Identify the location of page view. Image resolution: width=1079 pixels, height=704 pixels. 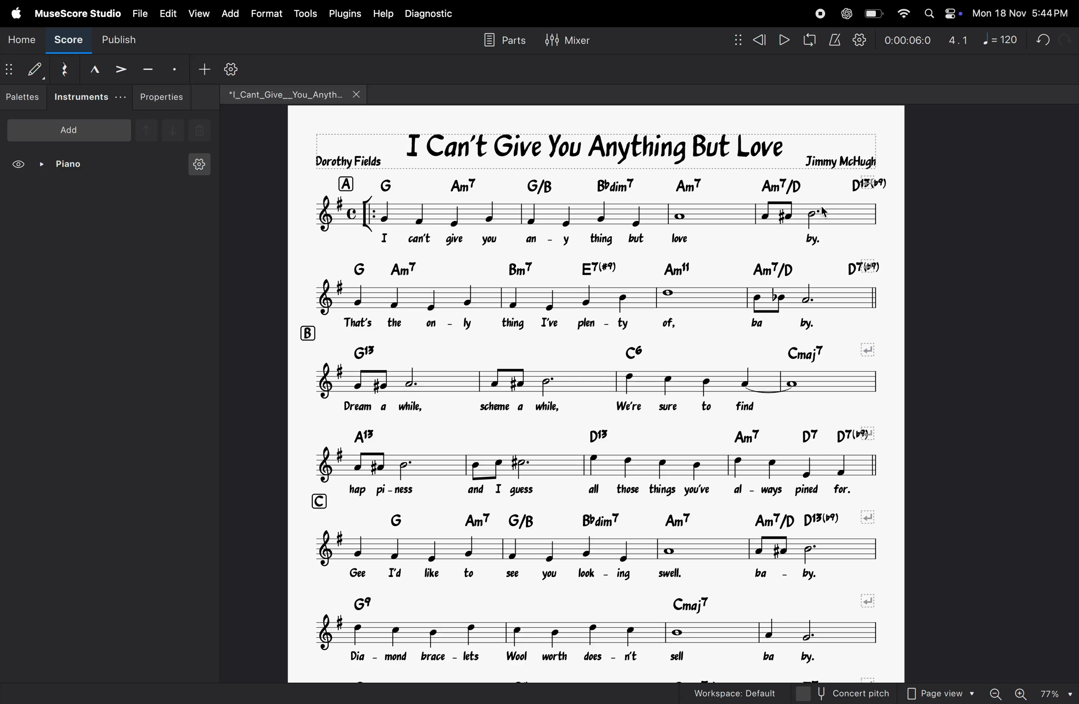
(940, 694).